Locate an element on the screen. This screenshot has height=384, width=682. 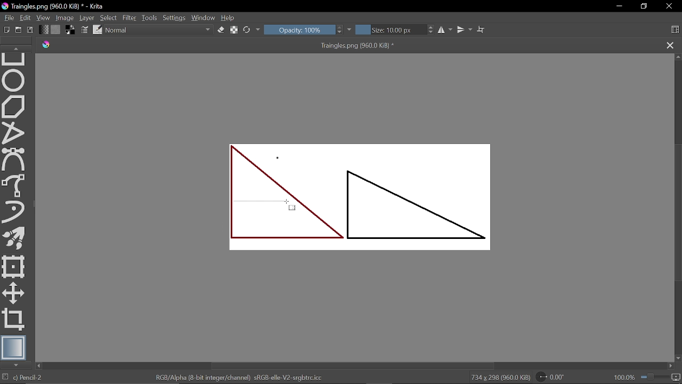
100.0% is located at coordinates (647, 377).